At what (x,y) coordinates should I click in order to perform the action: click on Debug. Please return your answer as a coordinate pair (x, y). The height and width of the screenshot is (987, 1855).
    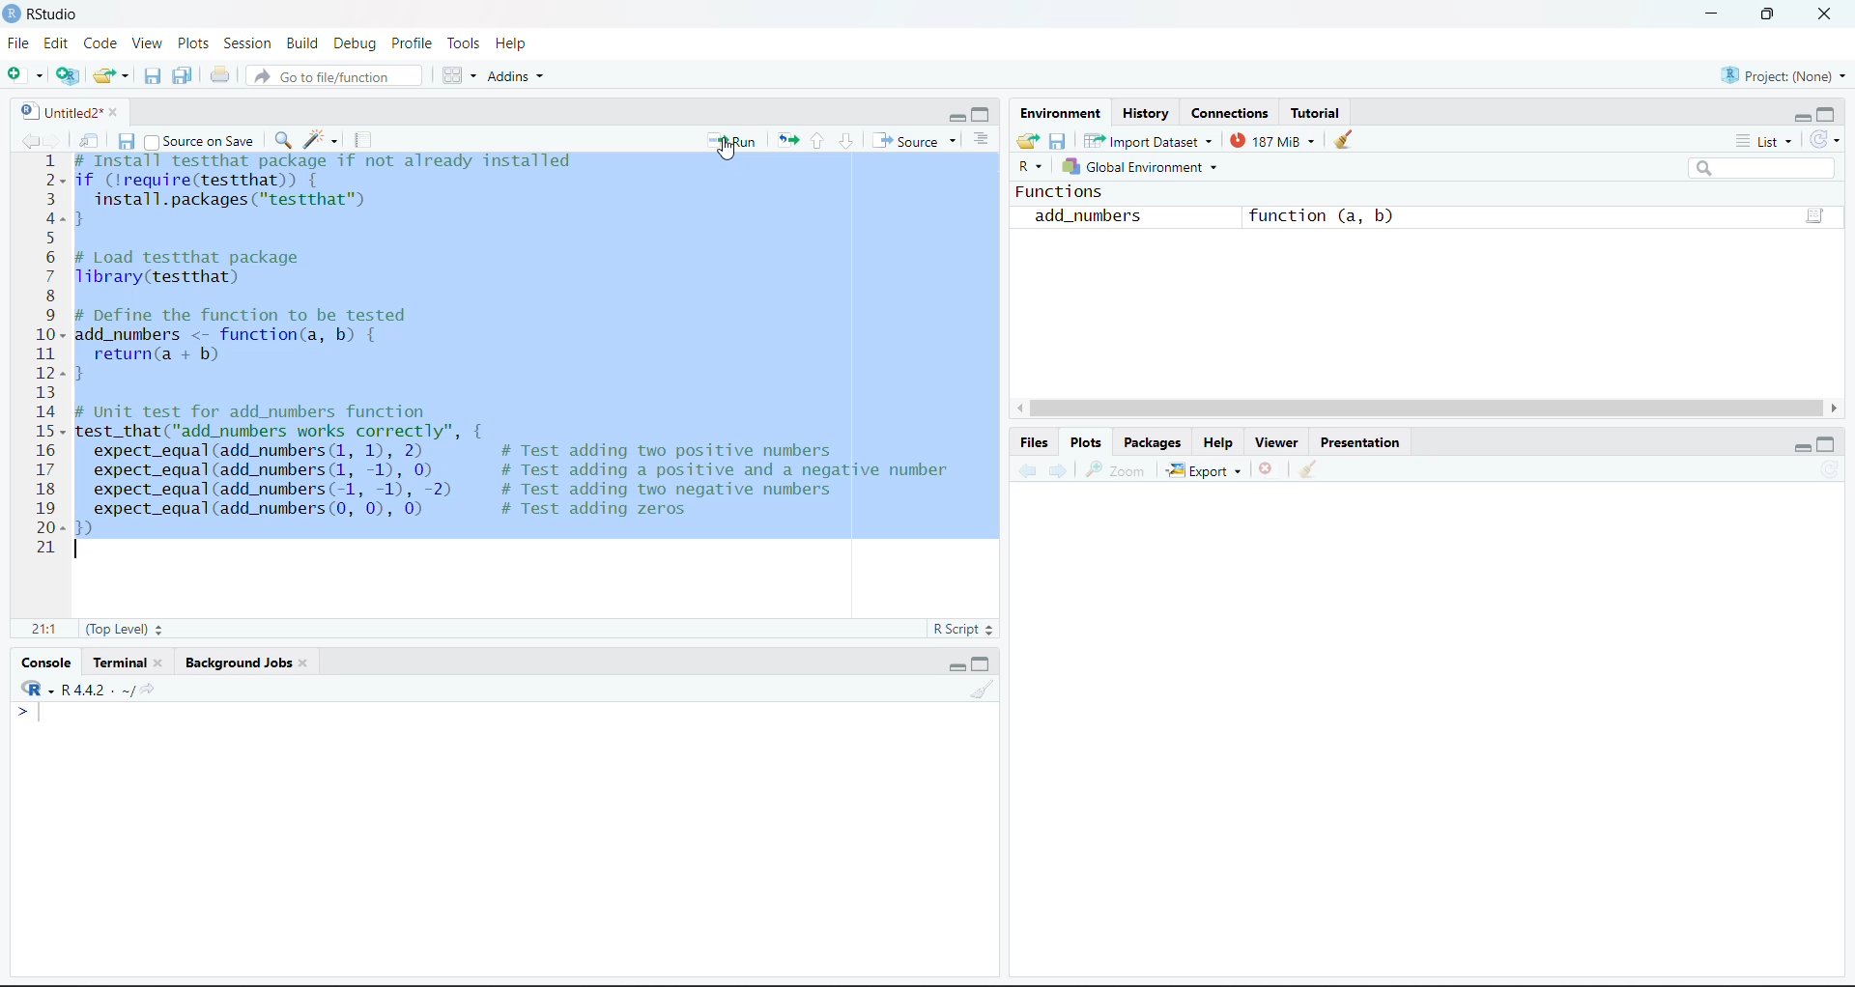
    Looking at the image, I should click on (355, 42).